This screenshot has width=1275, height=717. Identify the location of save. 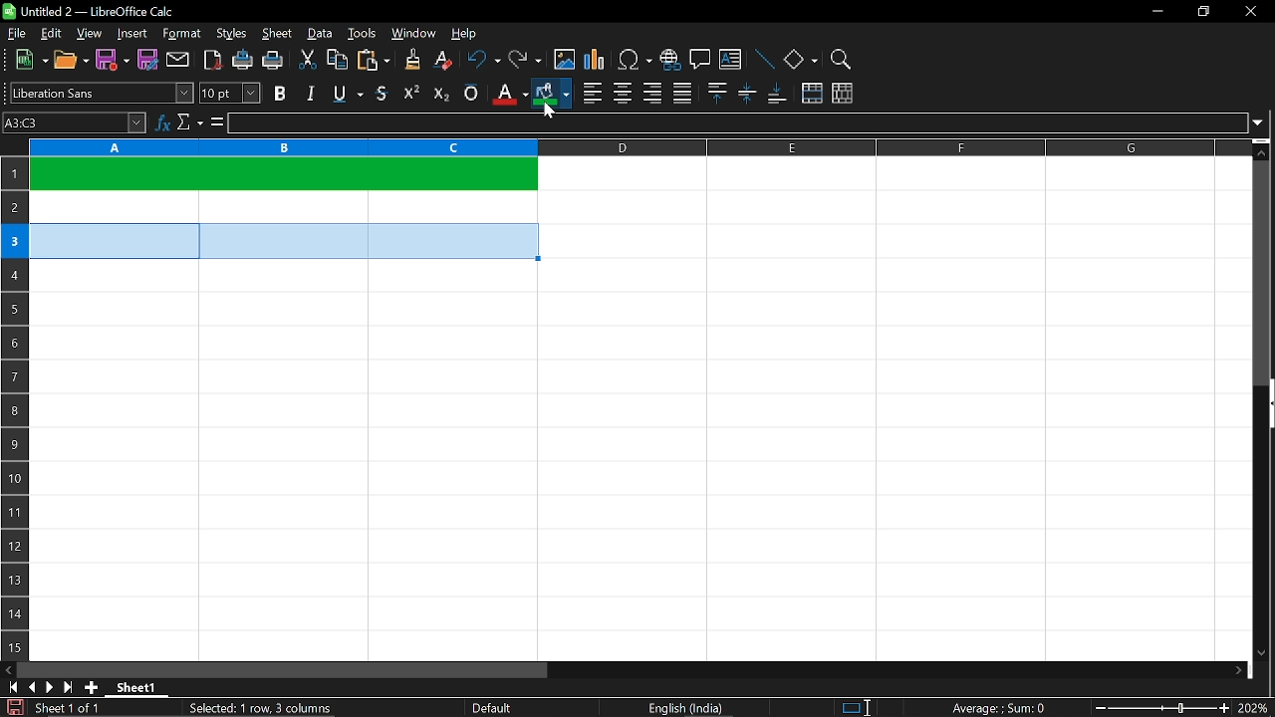
(113, 61).